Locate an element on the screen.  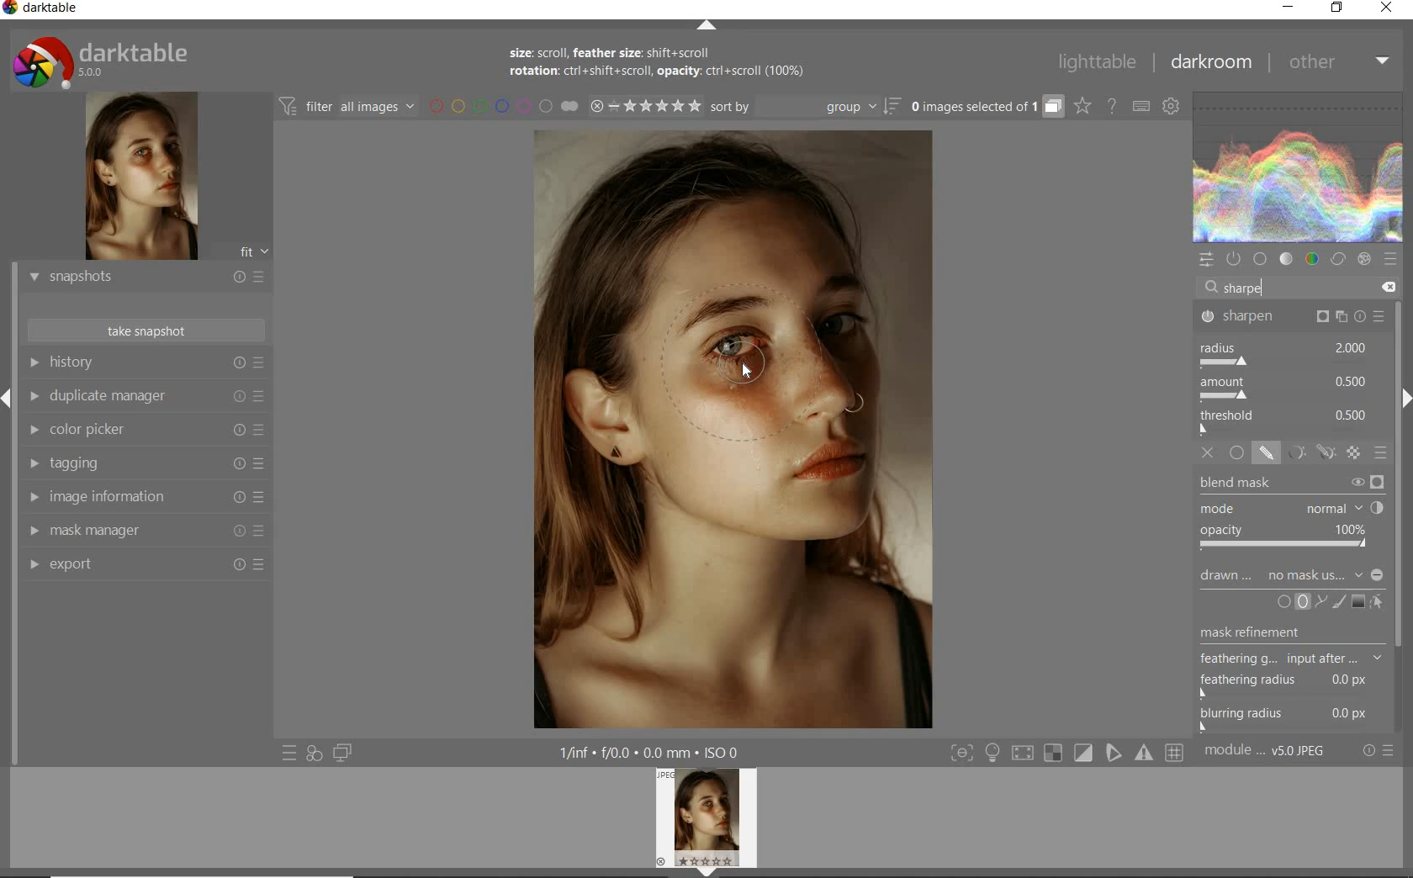
snapshots is located at coordinates (146, 278).